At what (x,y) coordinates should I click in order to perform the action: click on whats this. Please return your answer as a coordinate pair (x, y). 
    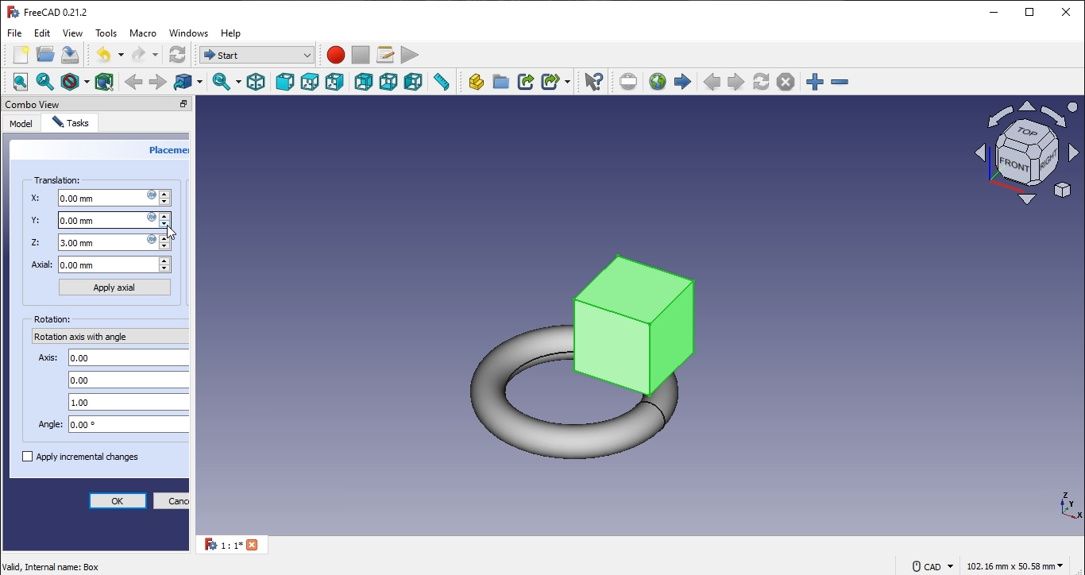
    Looking at the image, I should click on (593, 80).